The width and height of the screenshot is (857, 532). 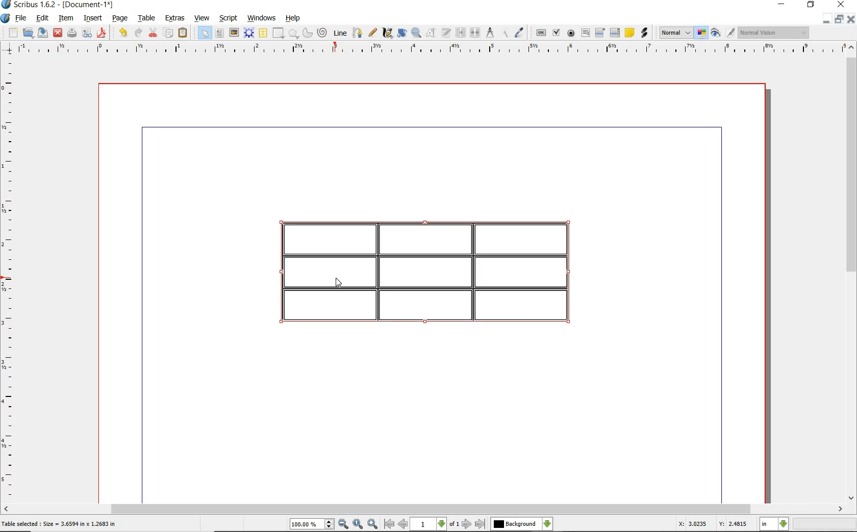 What do you see at coordinates (229, 19) in the screenshot?
I see `script` at bounding box center [229, 19].